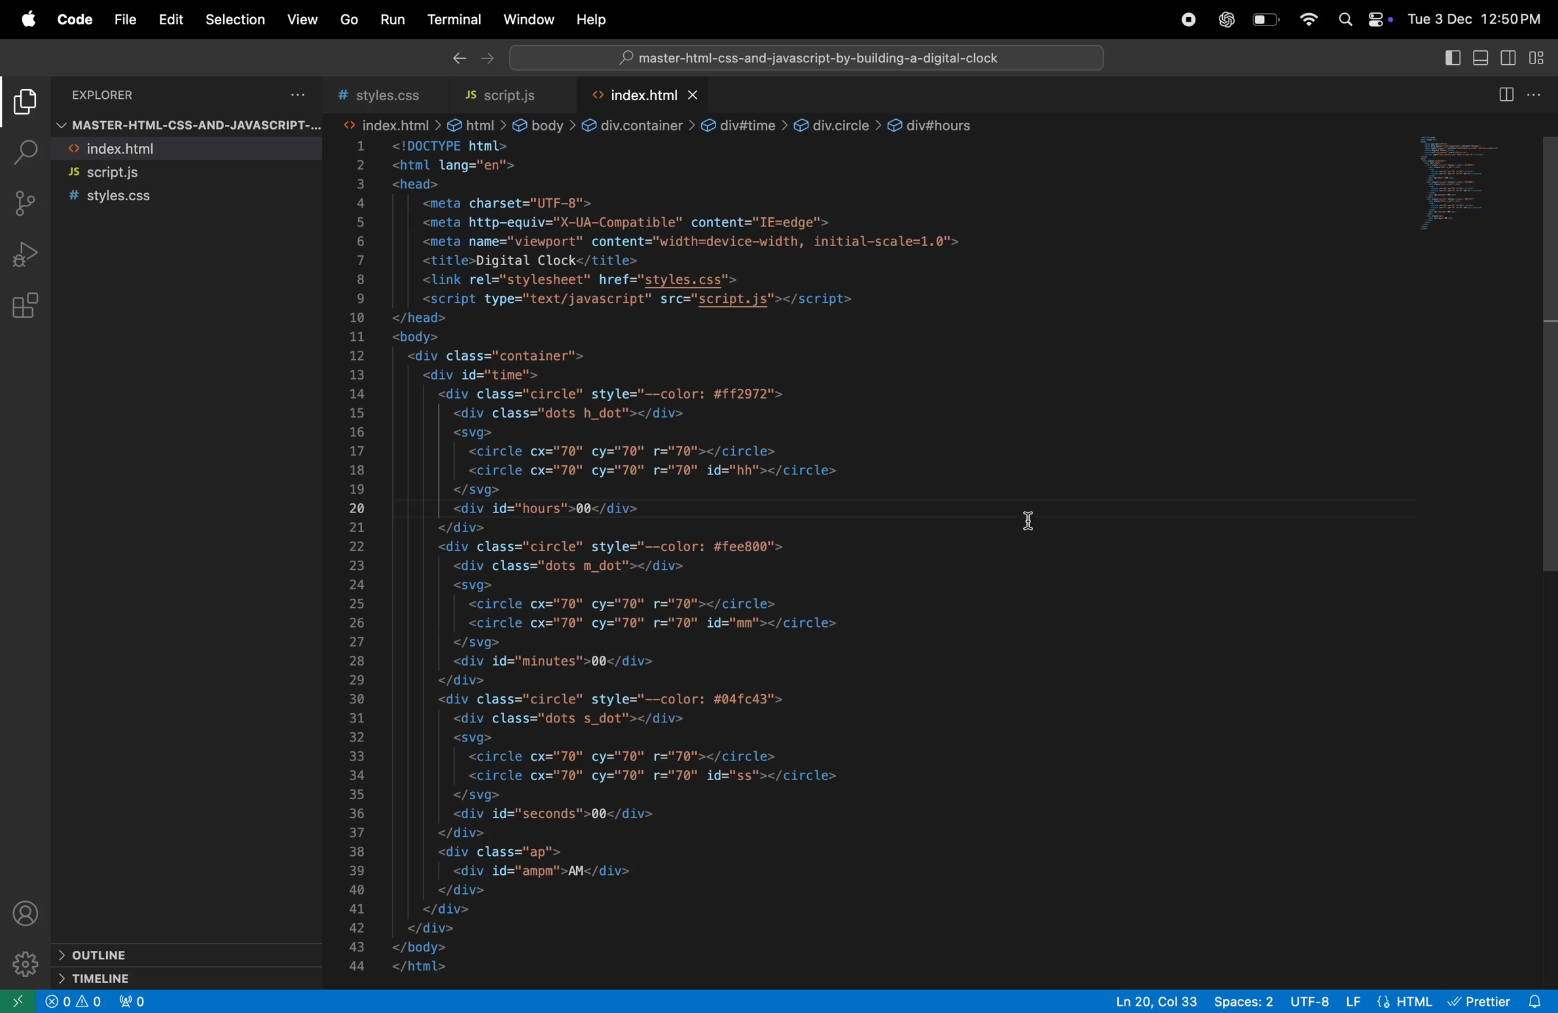 Image resolution: width=1558 pixels, height=1013 pixels. I want to click on apple widgets, so click(1364, 18).